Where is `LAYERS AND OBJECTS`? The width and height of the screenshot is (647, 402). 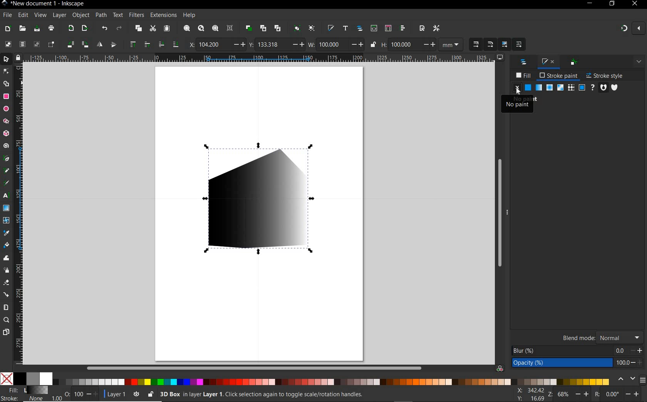 LAYERS AND OBJECTS is located at coordinates (525, 63).